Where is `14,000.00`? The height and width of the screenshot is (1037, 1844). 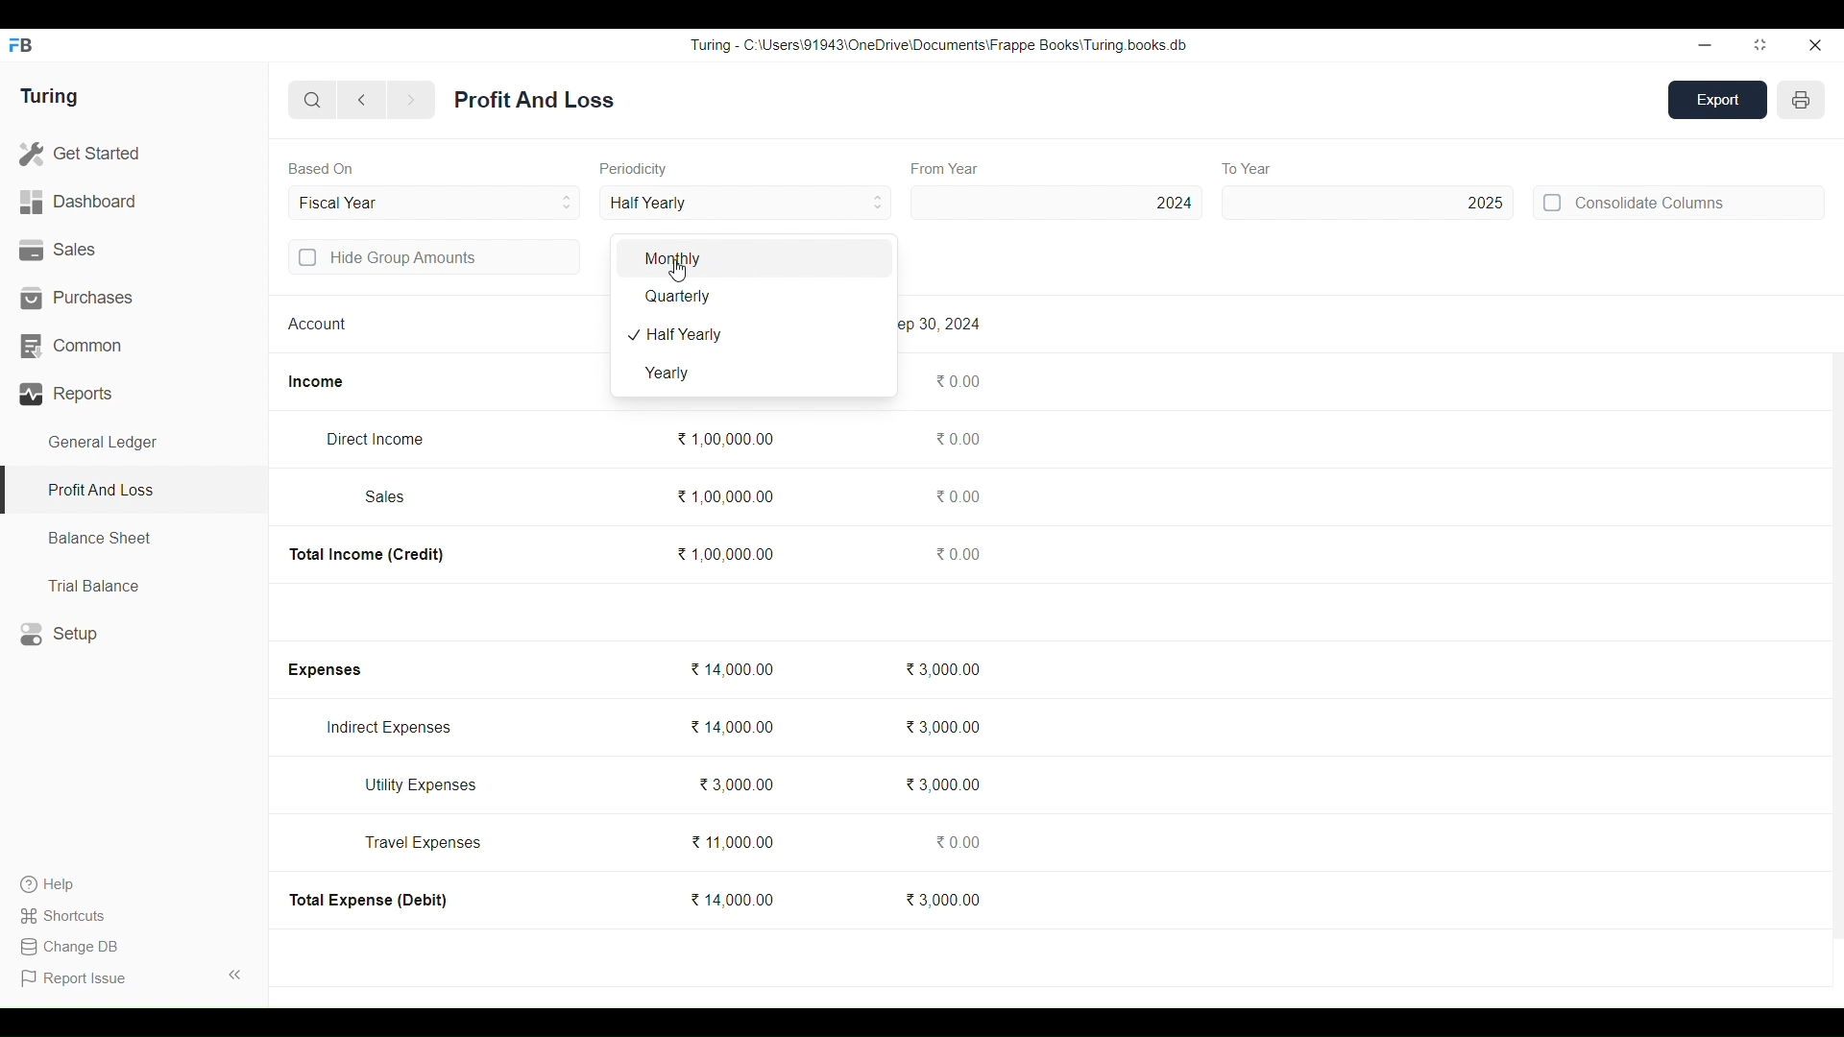
14,000.00 is located at coordinates (731, 900).